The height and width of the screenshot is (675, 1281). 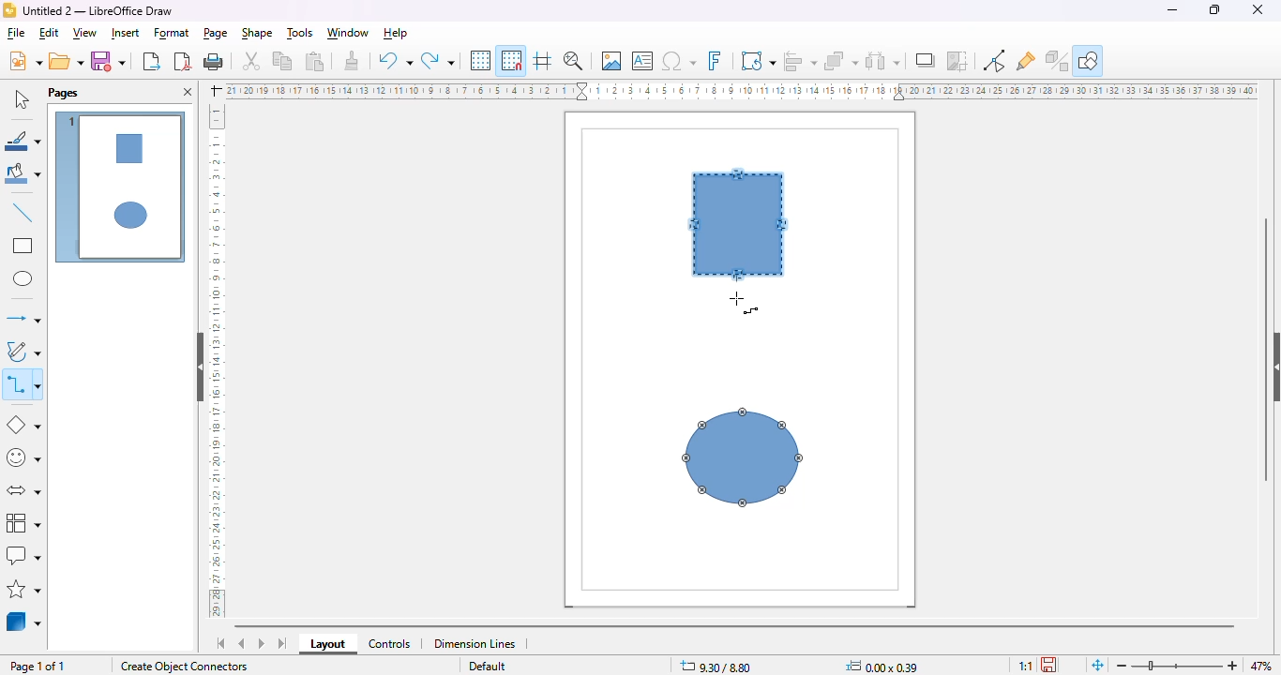 I want to click on insert special characters, so click(x=679, y=61).